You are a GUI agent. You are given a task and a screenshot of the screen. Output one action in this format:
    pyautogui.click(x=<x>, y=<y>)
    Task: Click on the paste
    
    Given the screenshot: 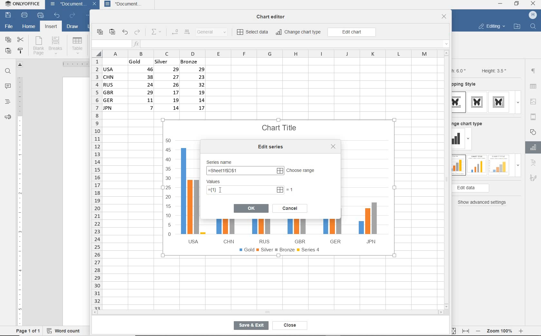 What is the action you would take?
    pyautogui.click(x=113, y=32)
    